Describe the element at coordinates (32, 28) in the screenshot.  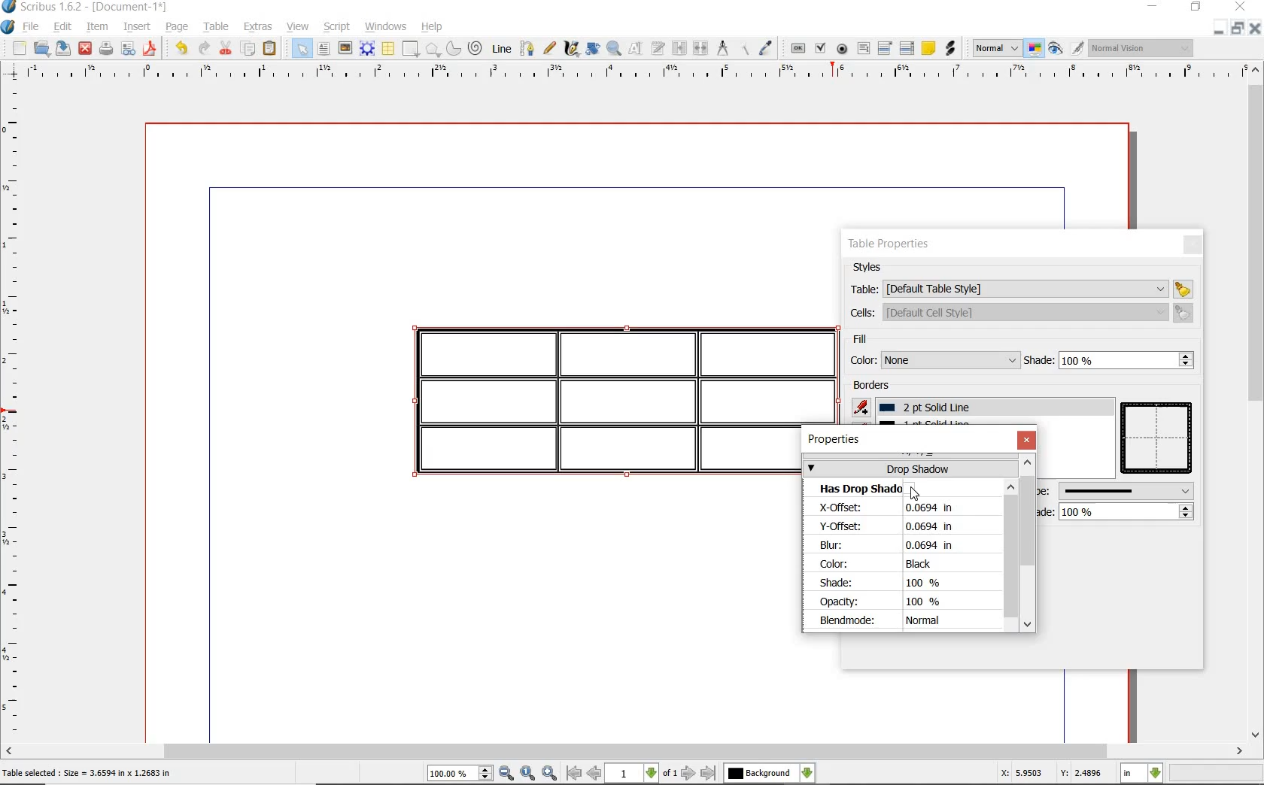
I see `file` at that location.